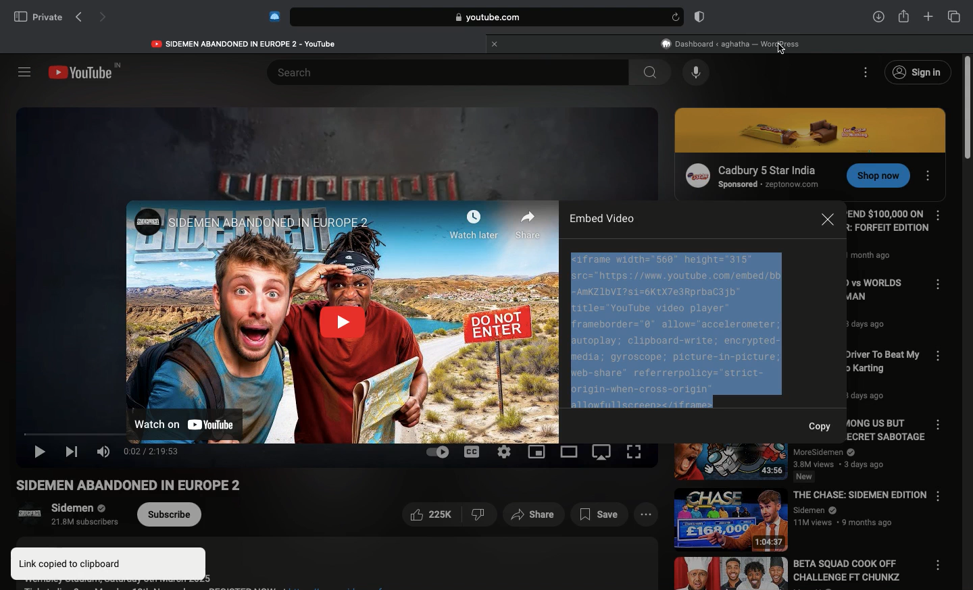  What do you see at coordinates (570, 452) in the screenshot?
I see `Theatre` at bounding box center [570, 452].